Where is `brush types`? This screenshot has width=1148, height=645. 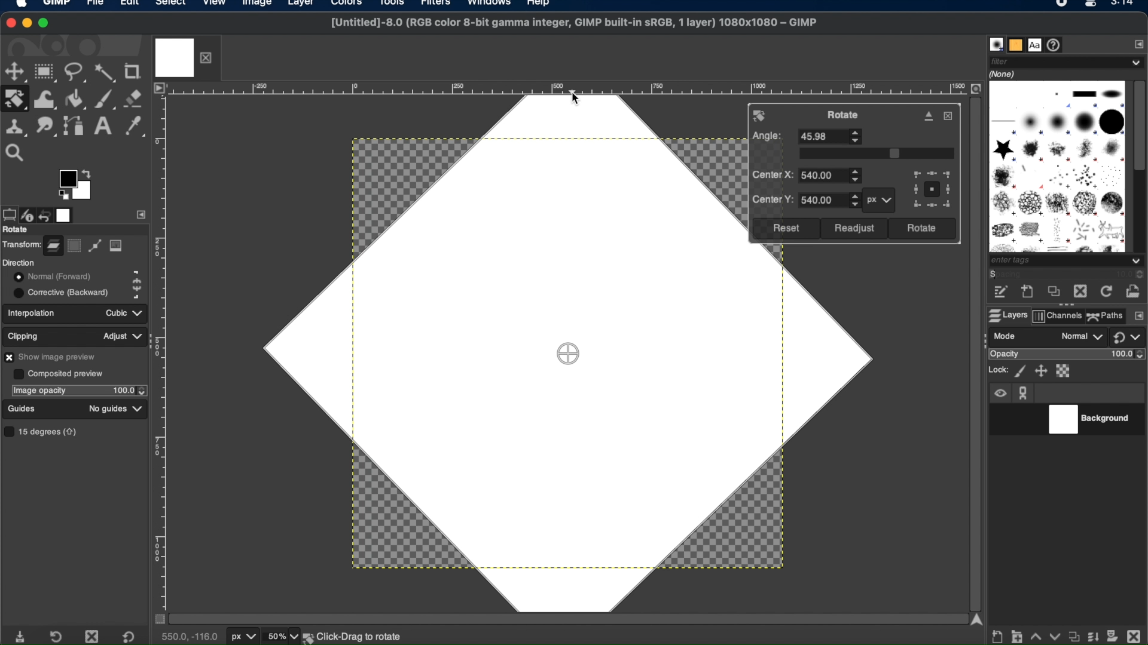 brush types is located at coordinates (1057, 166).